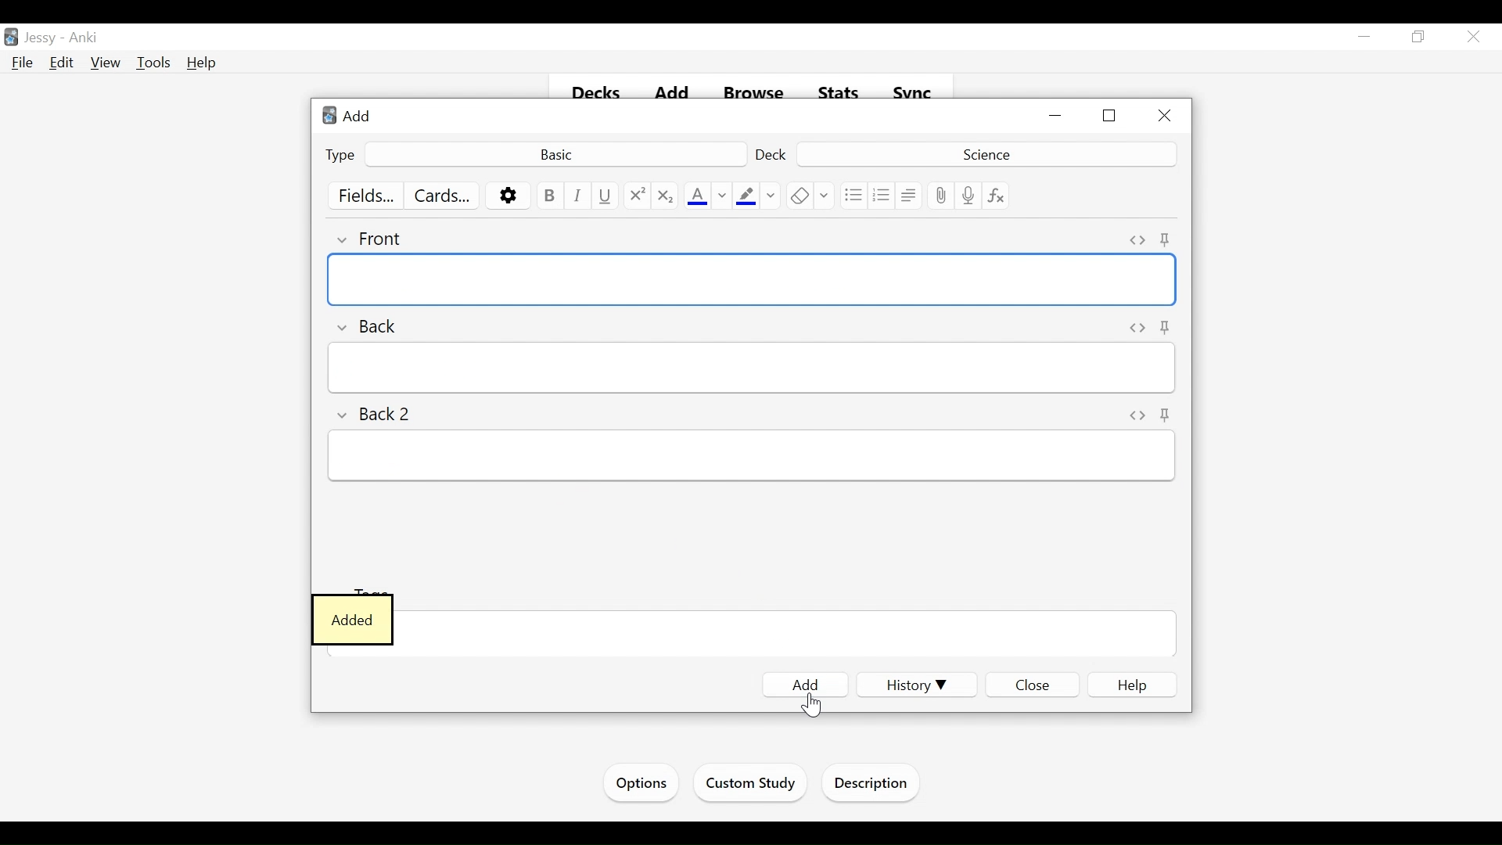 The image size is (1502, 845). I want to click on Alignment, so click(909, 196).